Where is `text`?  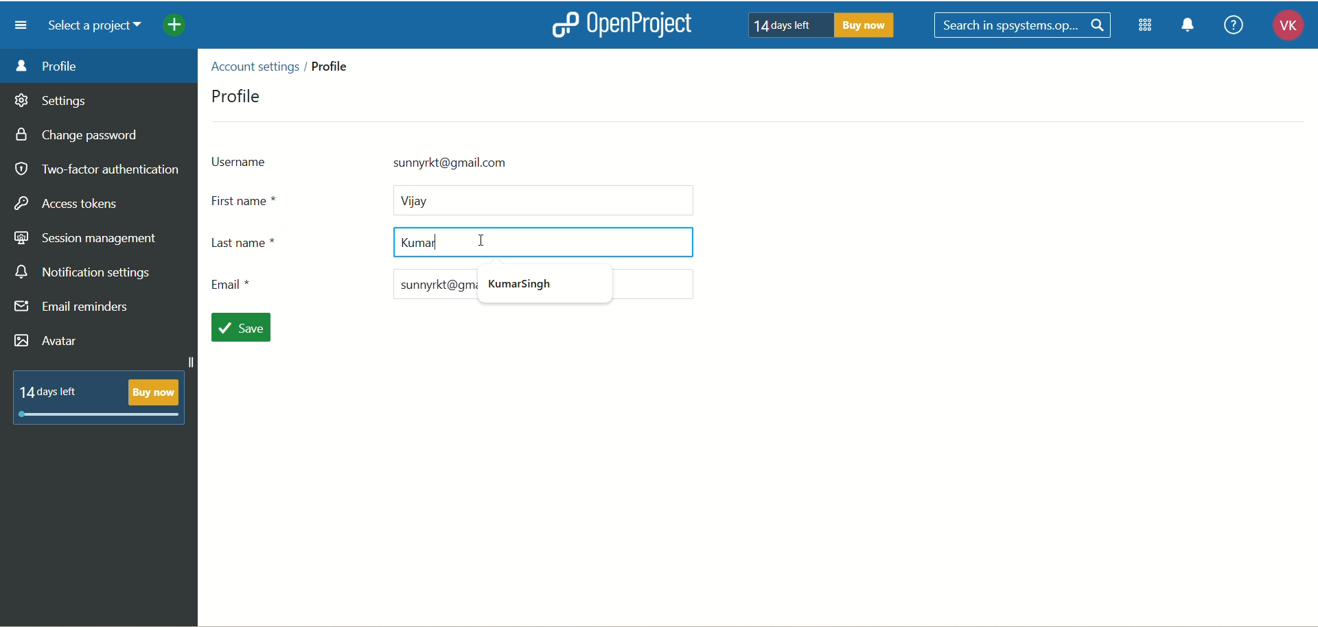 text is located at coordinates (823, 25).